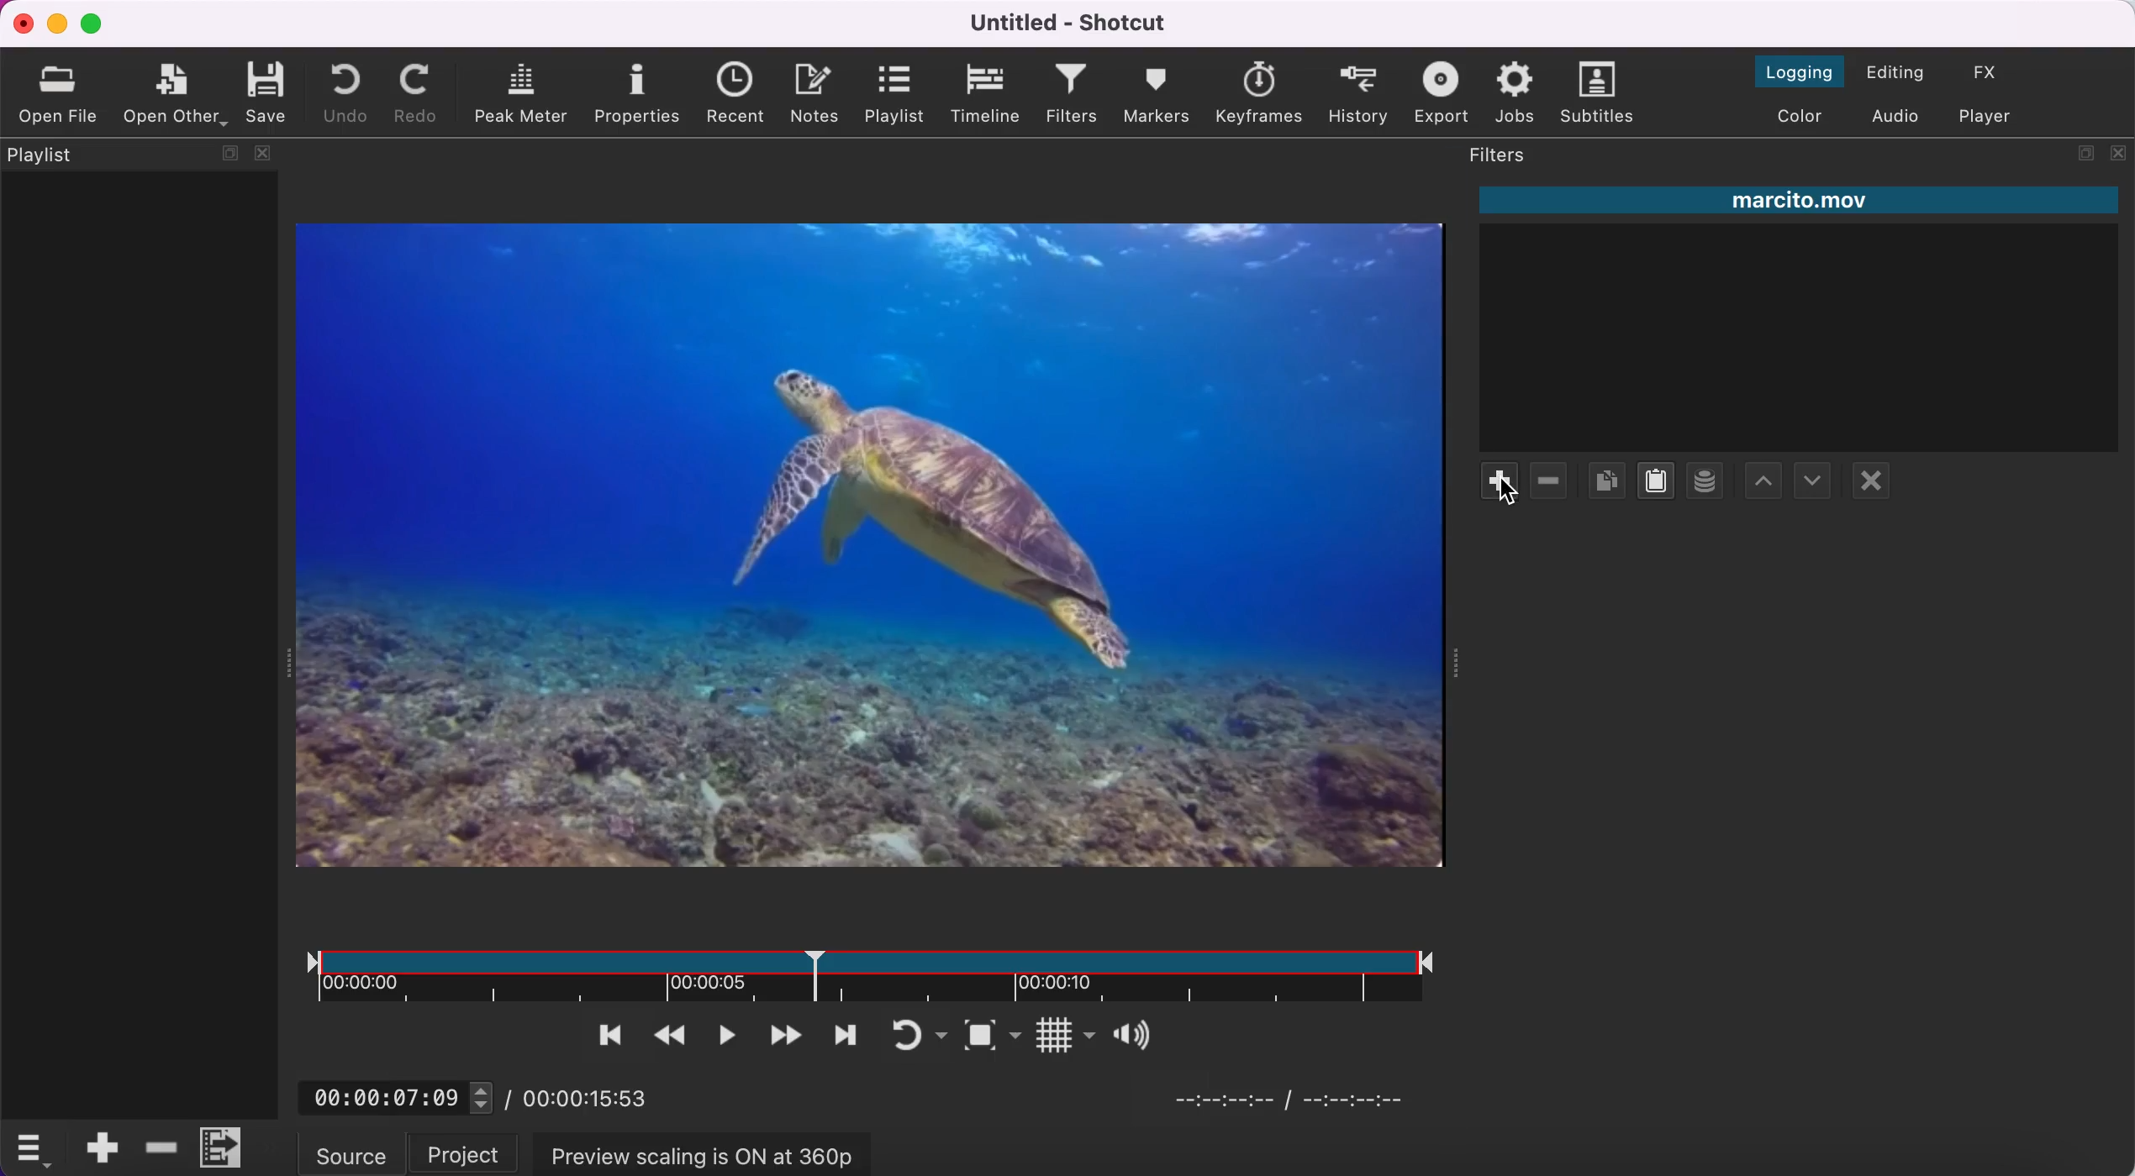  I want to click on save a filter set, so click(1708, 487).